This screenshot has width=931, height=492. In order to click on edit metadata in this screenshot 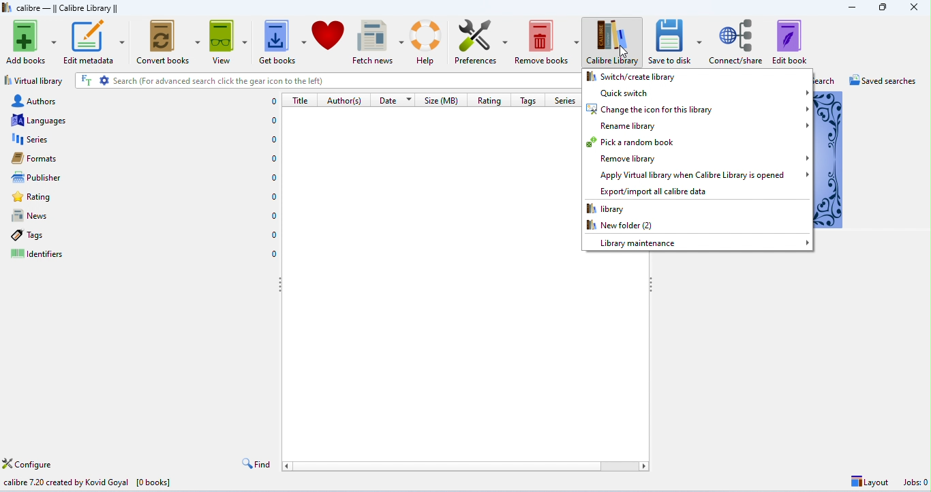, I will do `click(94, 43)`.